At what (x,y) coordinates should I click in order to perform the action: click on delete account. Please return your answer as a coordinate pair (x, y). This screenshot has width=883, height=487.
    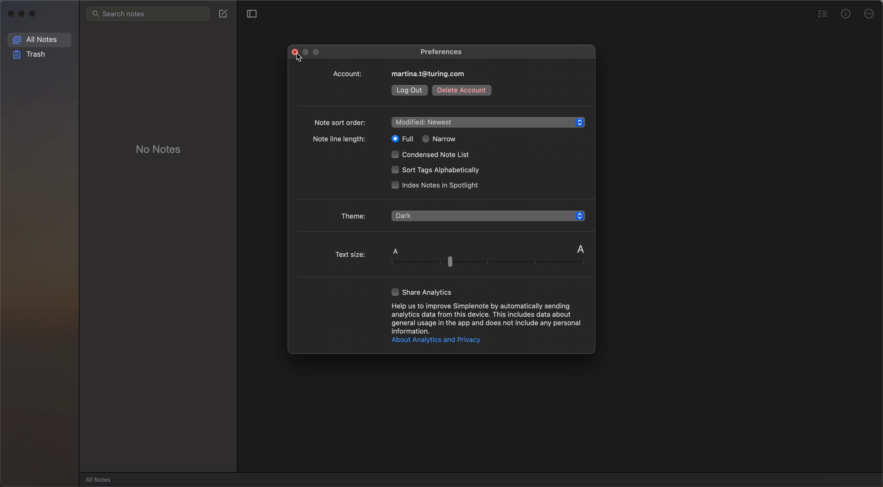
    Looking at the image, I should click on (461, 90).